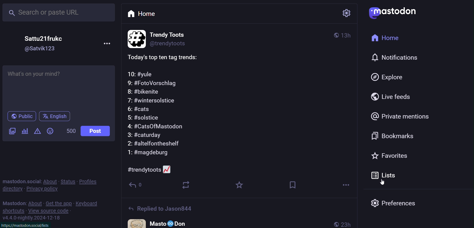 Image resolution: width=474 pixels, height=228 pixels. I want to click on public, so click(333, 35).